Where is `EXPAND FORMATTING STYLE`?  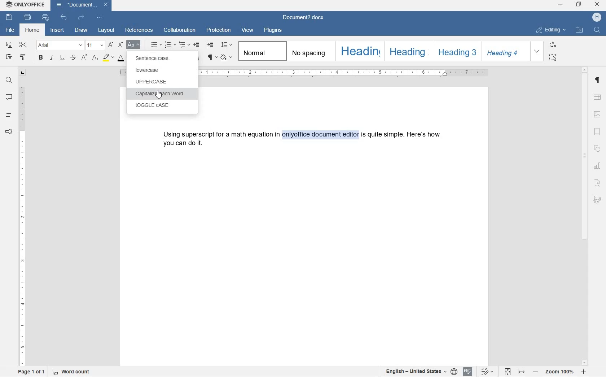 EXPAND FORMATTING STYLE is located at coordinates (538, 51).